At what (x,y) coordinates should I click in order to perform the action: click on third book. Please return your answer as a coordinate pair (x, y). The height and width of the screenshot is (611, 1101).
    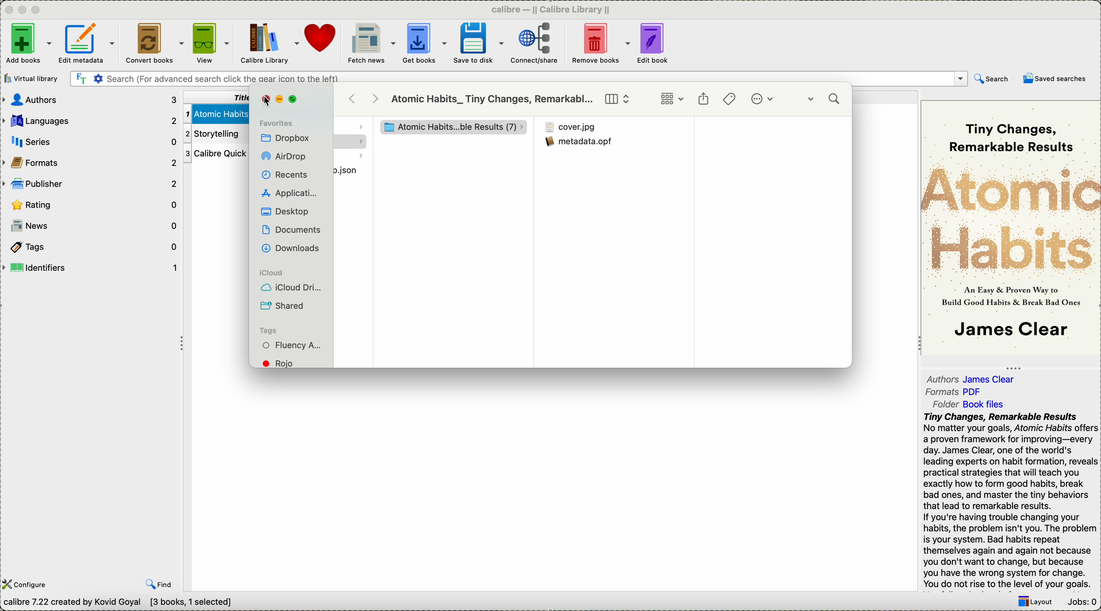
    Looking at the image, I should click on (214, 154).